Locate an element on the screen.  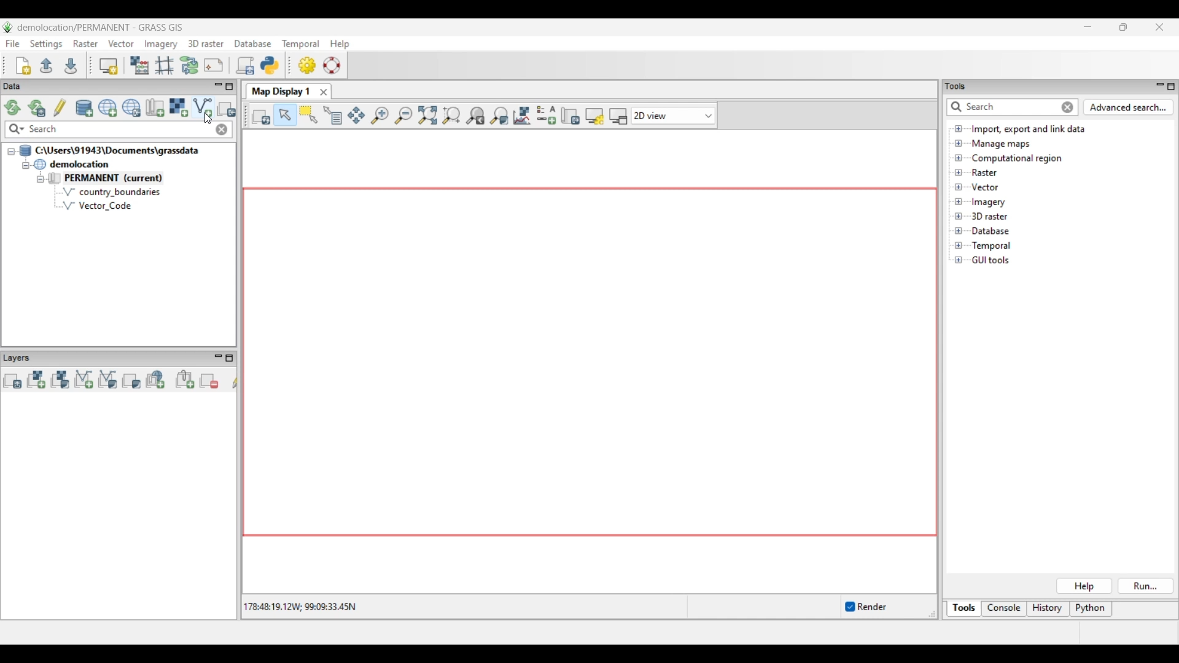
Console is located at coordinates (1004, 610).